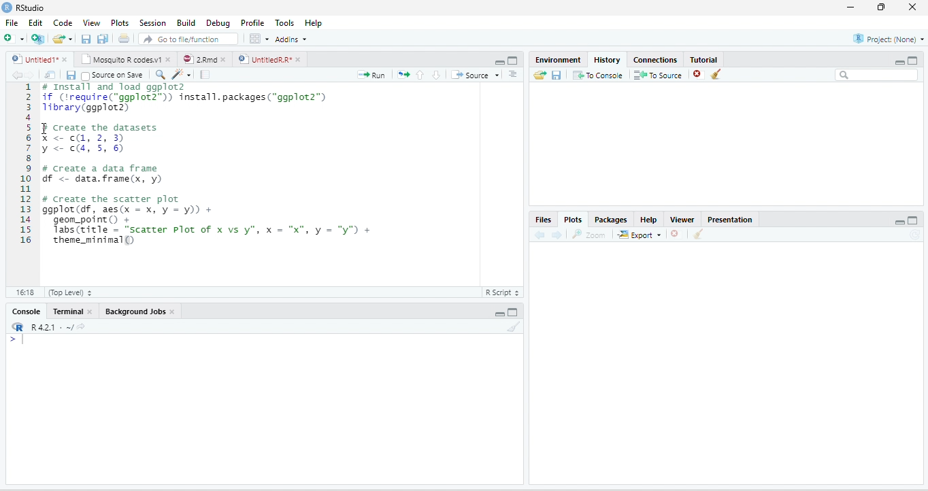 The image size is (928, 491). Describe the element at coordinates (558, 60) in the screenshot. I see `Environment` at that location.